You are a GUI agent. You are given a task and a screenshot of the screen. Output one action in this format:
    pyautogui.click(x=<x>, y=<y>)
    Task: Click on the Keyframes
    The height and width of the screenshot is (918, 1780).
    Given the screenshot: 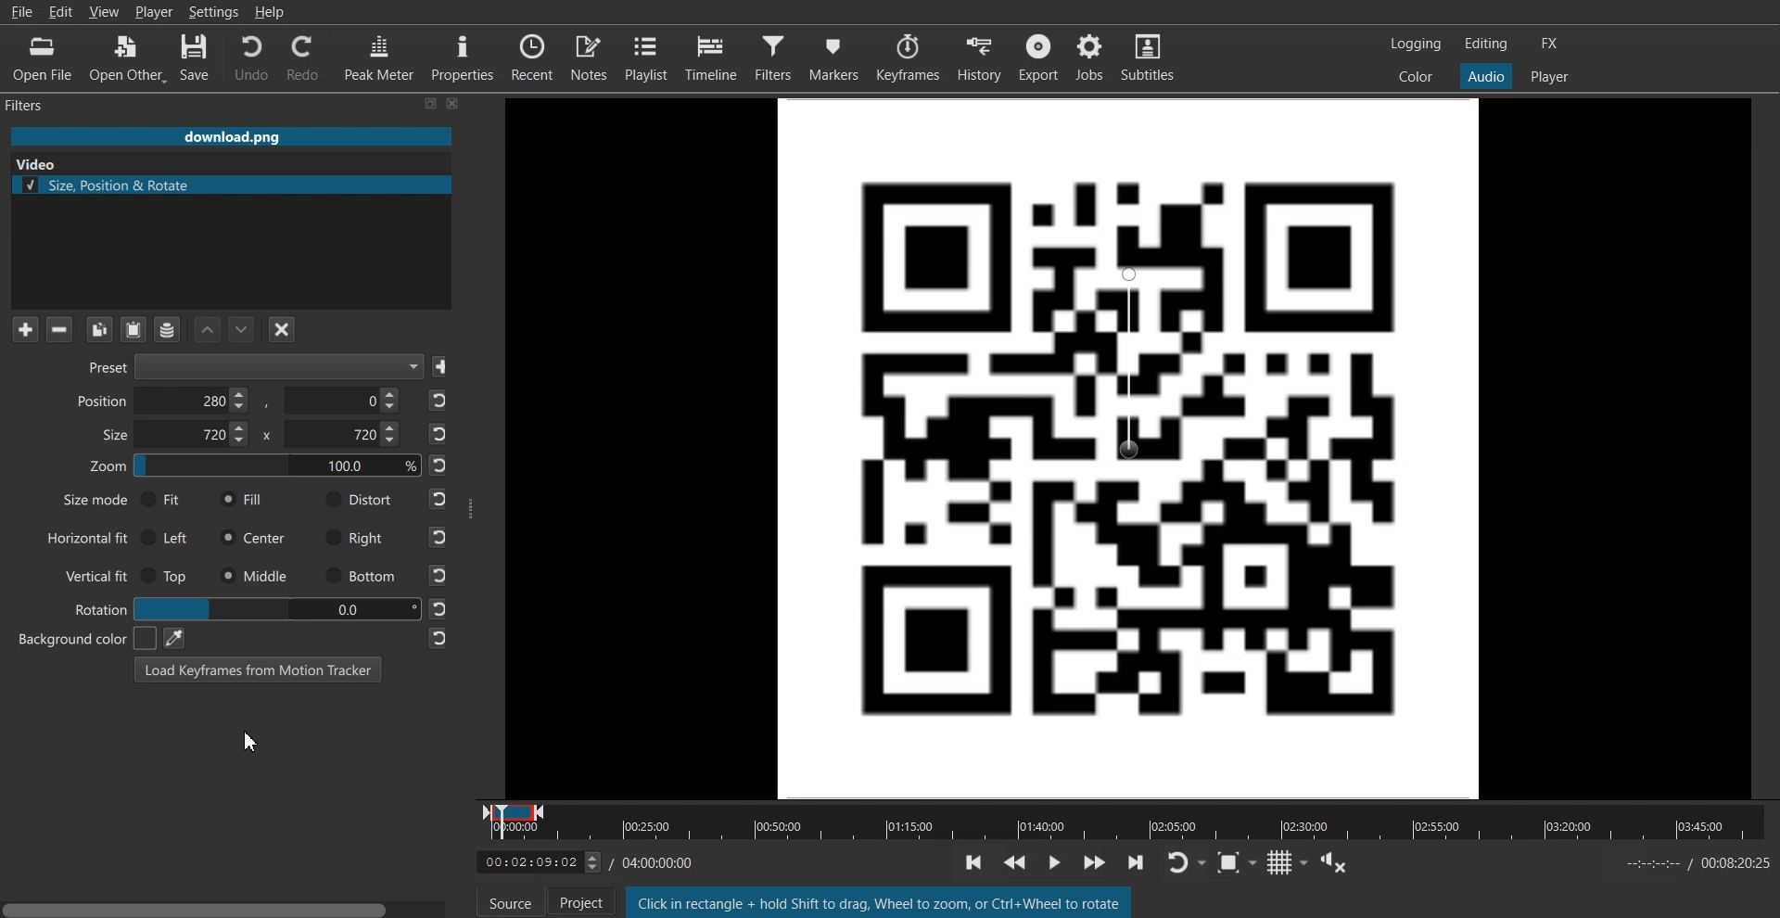 What is the action you would take?
    pyautogui.click(x=909, y=57)
    